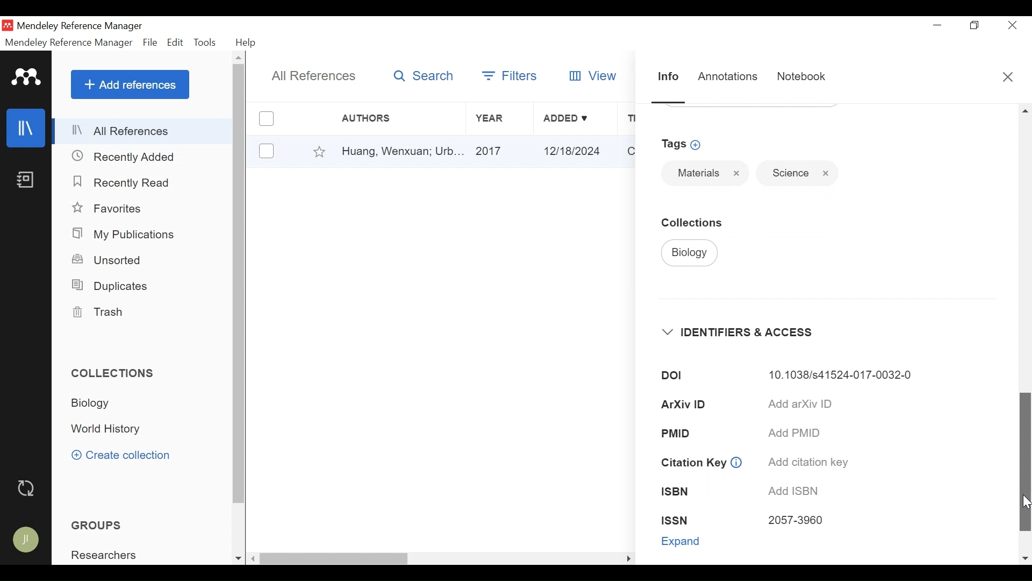  What do you see at coordinates (671, 376) in the screenshot?
I see `DOI` at bounding box center [671, 376].